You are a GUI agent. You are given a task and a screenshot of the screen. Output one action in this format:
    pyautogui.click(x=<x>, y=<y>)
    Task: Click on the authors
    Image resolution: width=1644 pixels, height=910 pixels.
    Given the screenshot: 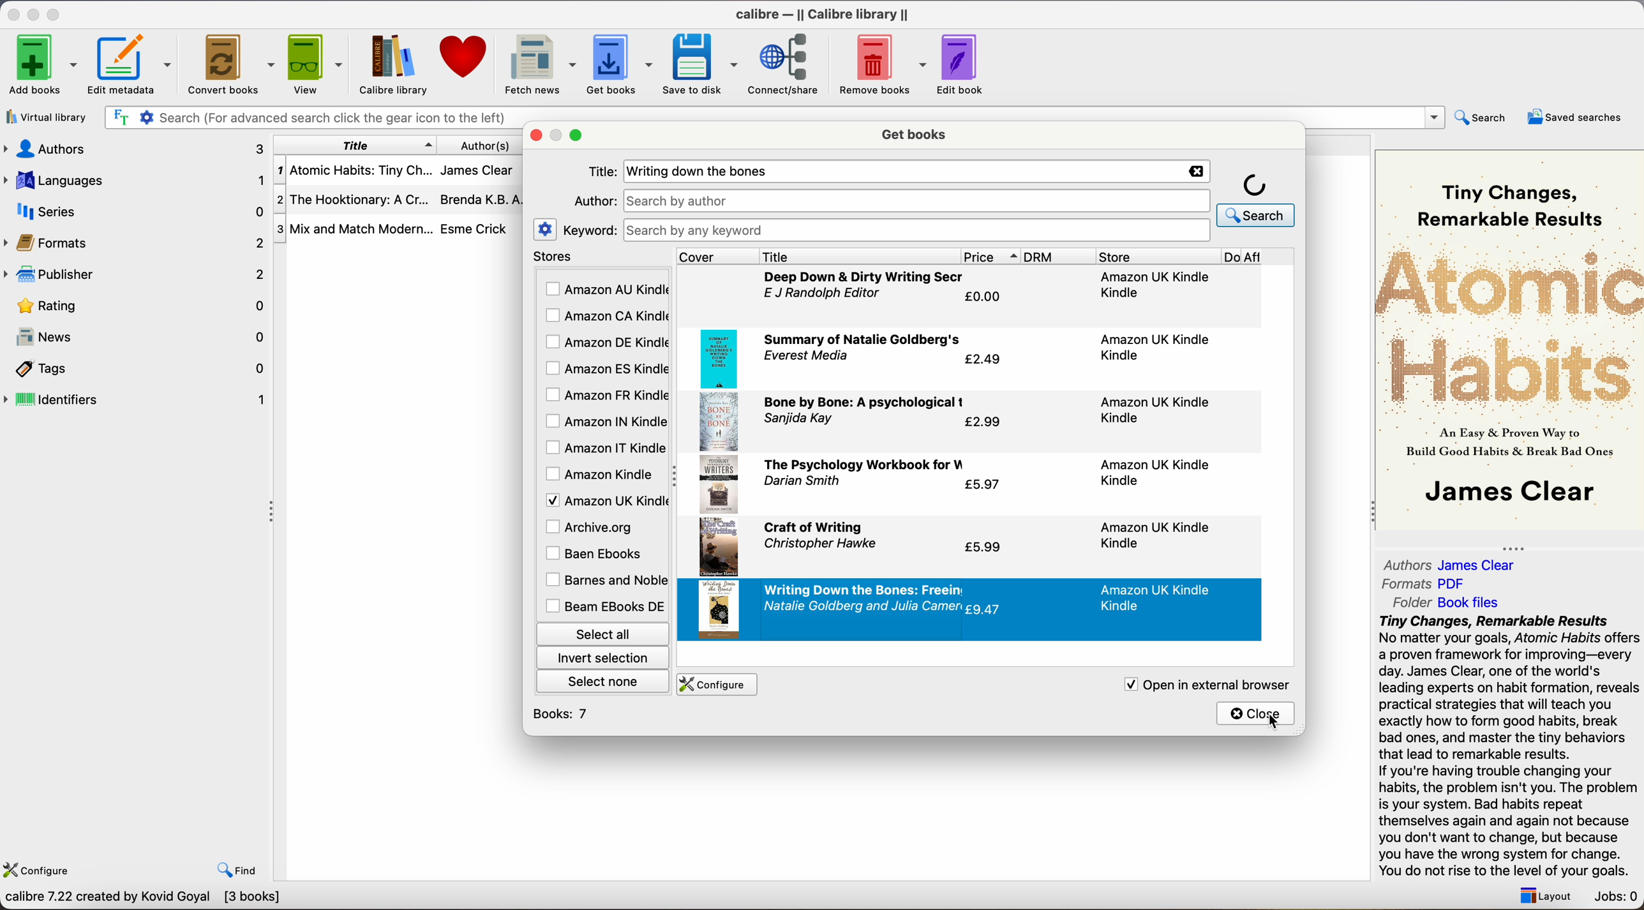 What is the action you would take?
    pyautogui.click(x=133, y=148)
    